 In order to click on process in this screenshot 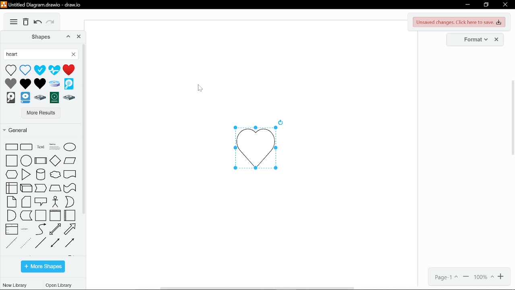, I will do `click(41, 161)`.